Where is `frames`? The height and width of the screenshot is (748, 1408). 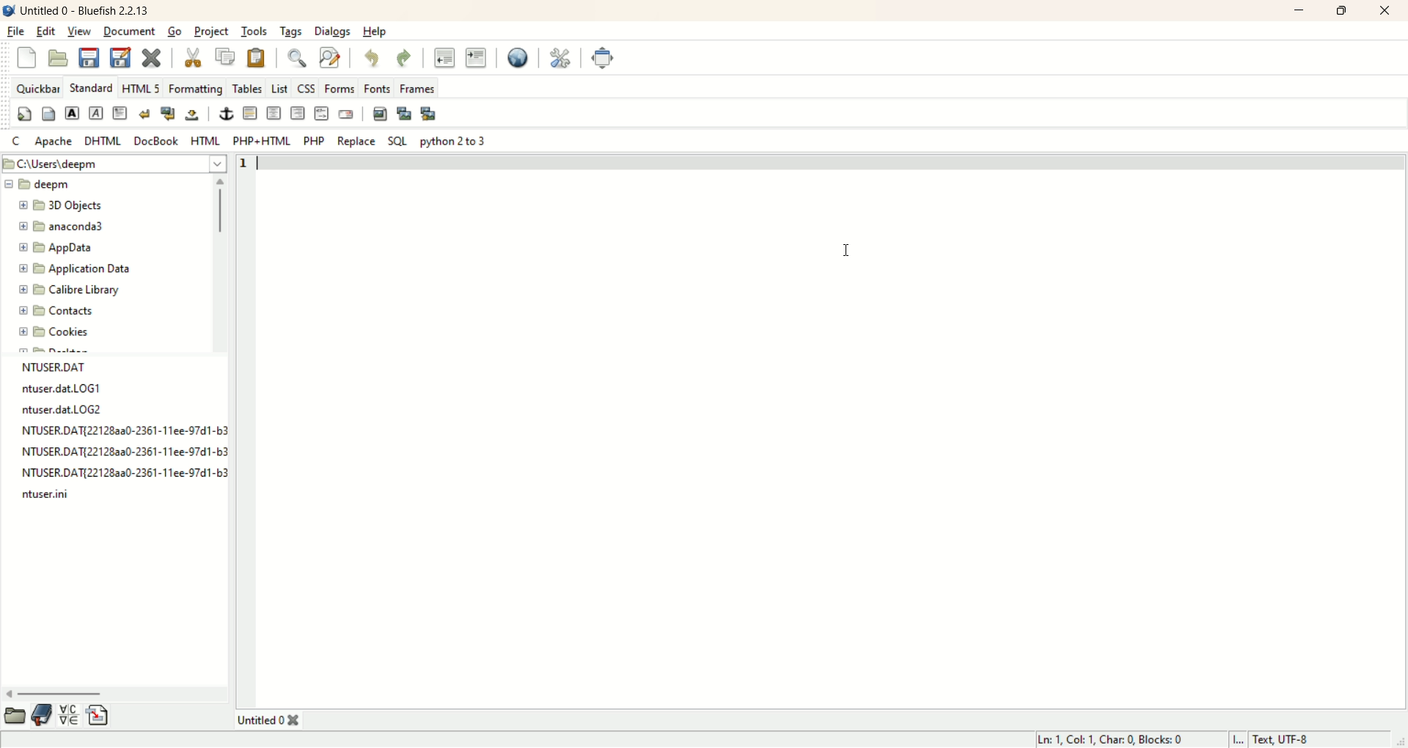
frames is located at coordinates (417, 88).